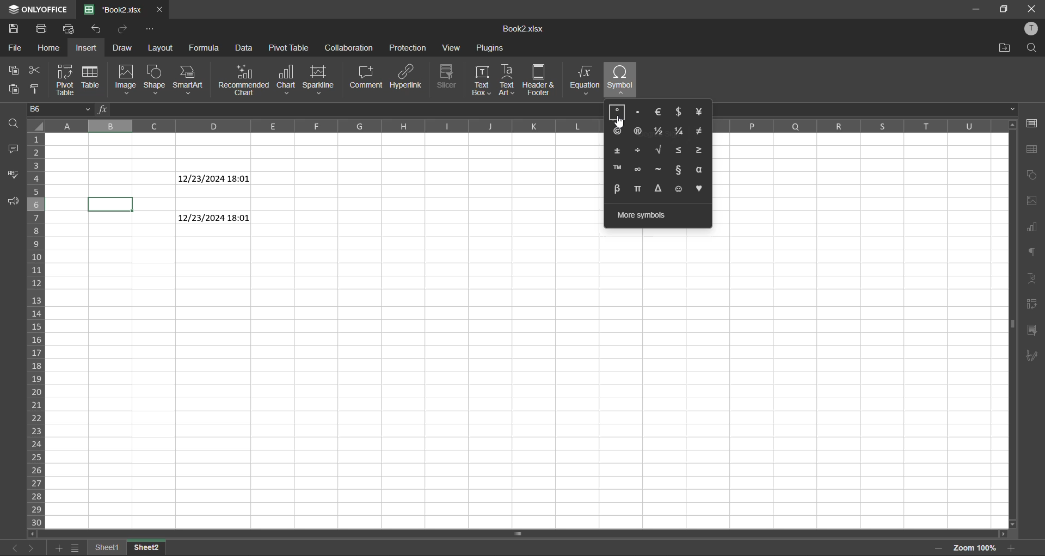 The image size is (1045, 556). I want to click on charts, so click(1033, 230).